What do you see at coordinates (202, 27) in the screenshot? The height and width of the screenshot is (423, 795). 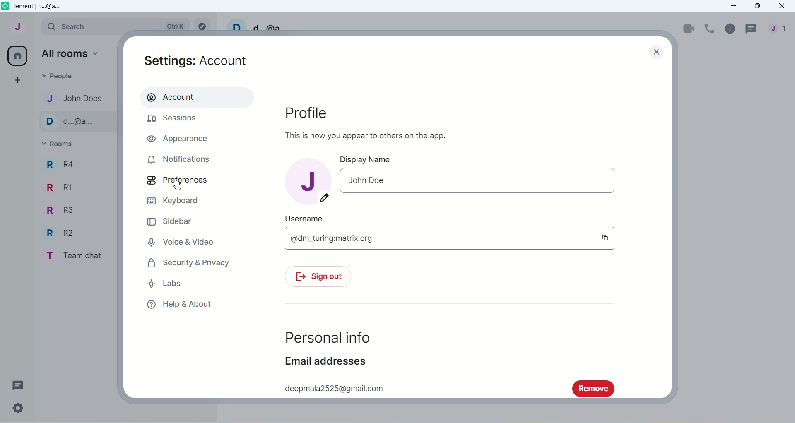 I see `Explore rooms` at bounding box center [202, 27].